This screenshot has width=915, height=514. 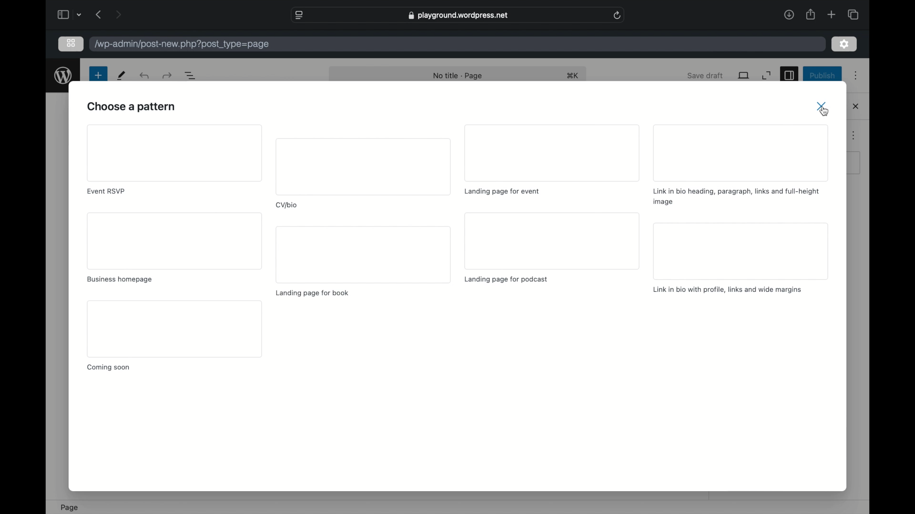 What do you see at coordinates (737, 197) in the screenshot?
I see `link i  bio heading, paragraph, links and full- height image` at bounding box center [737, 197].